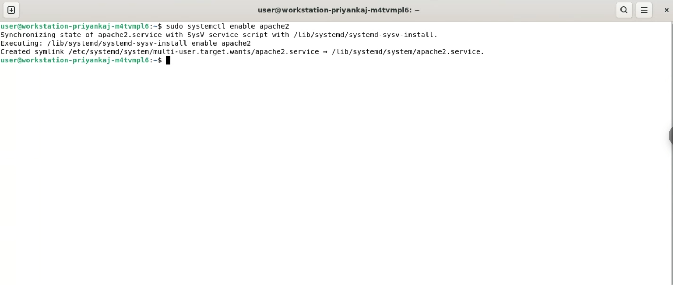  What do you see at coordinates (81, 26) in the screenshot?
I see `user@workstation-priyankaj-m4tvmpl6:~$` at bounding box center [81, 26].